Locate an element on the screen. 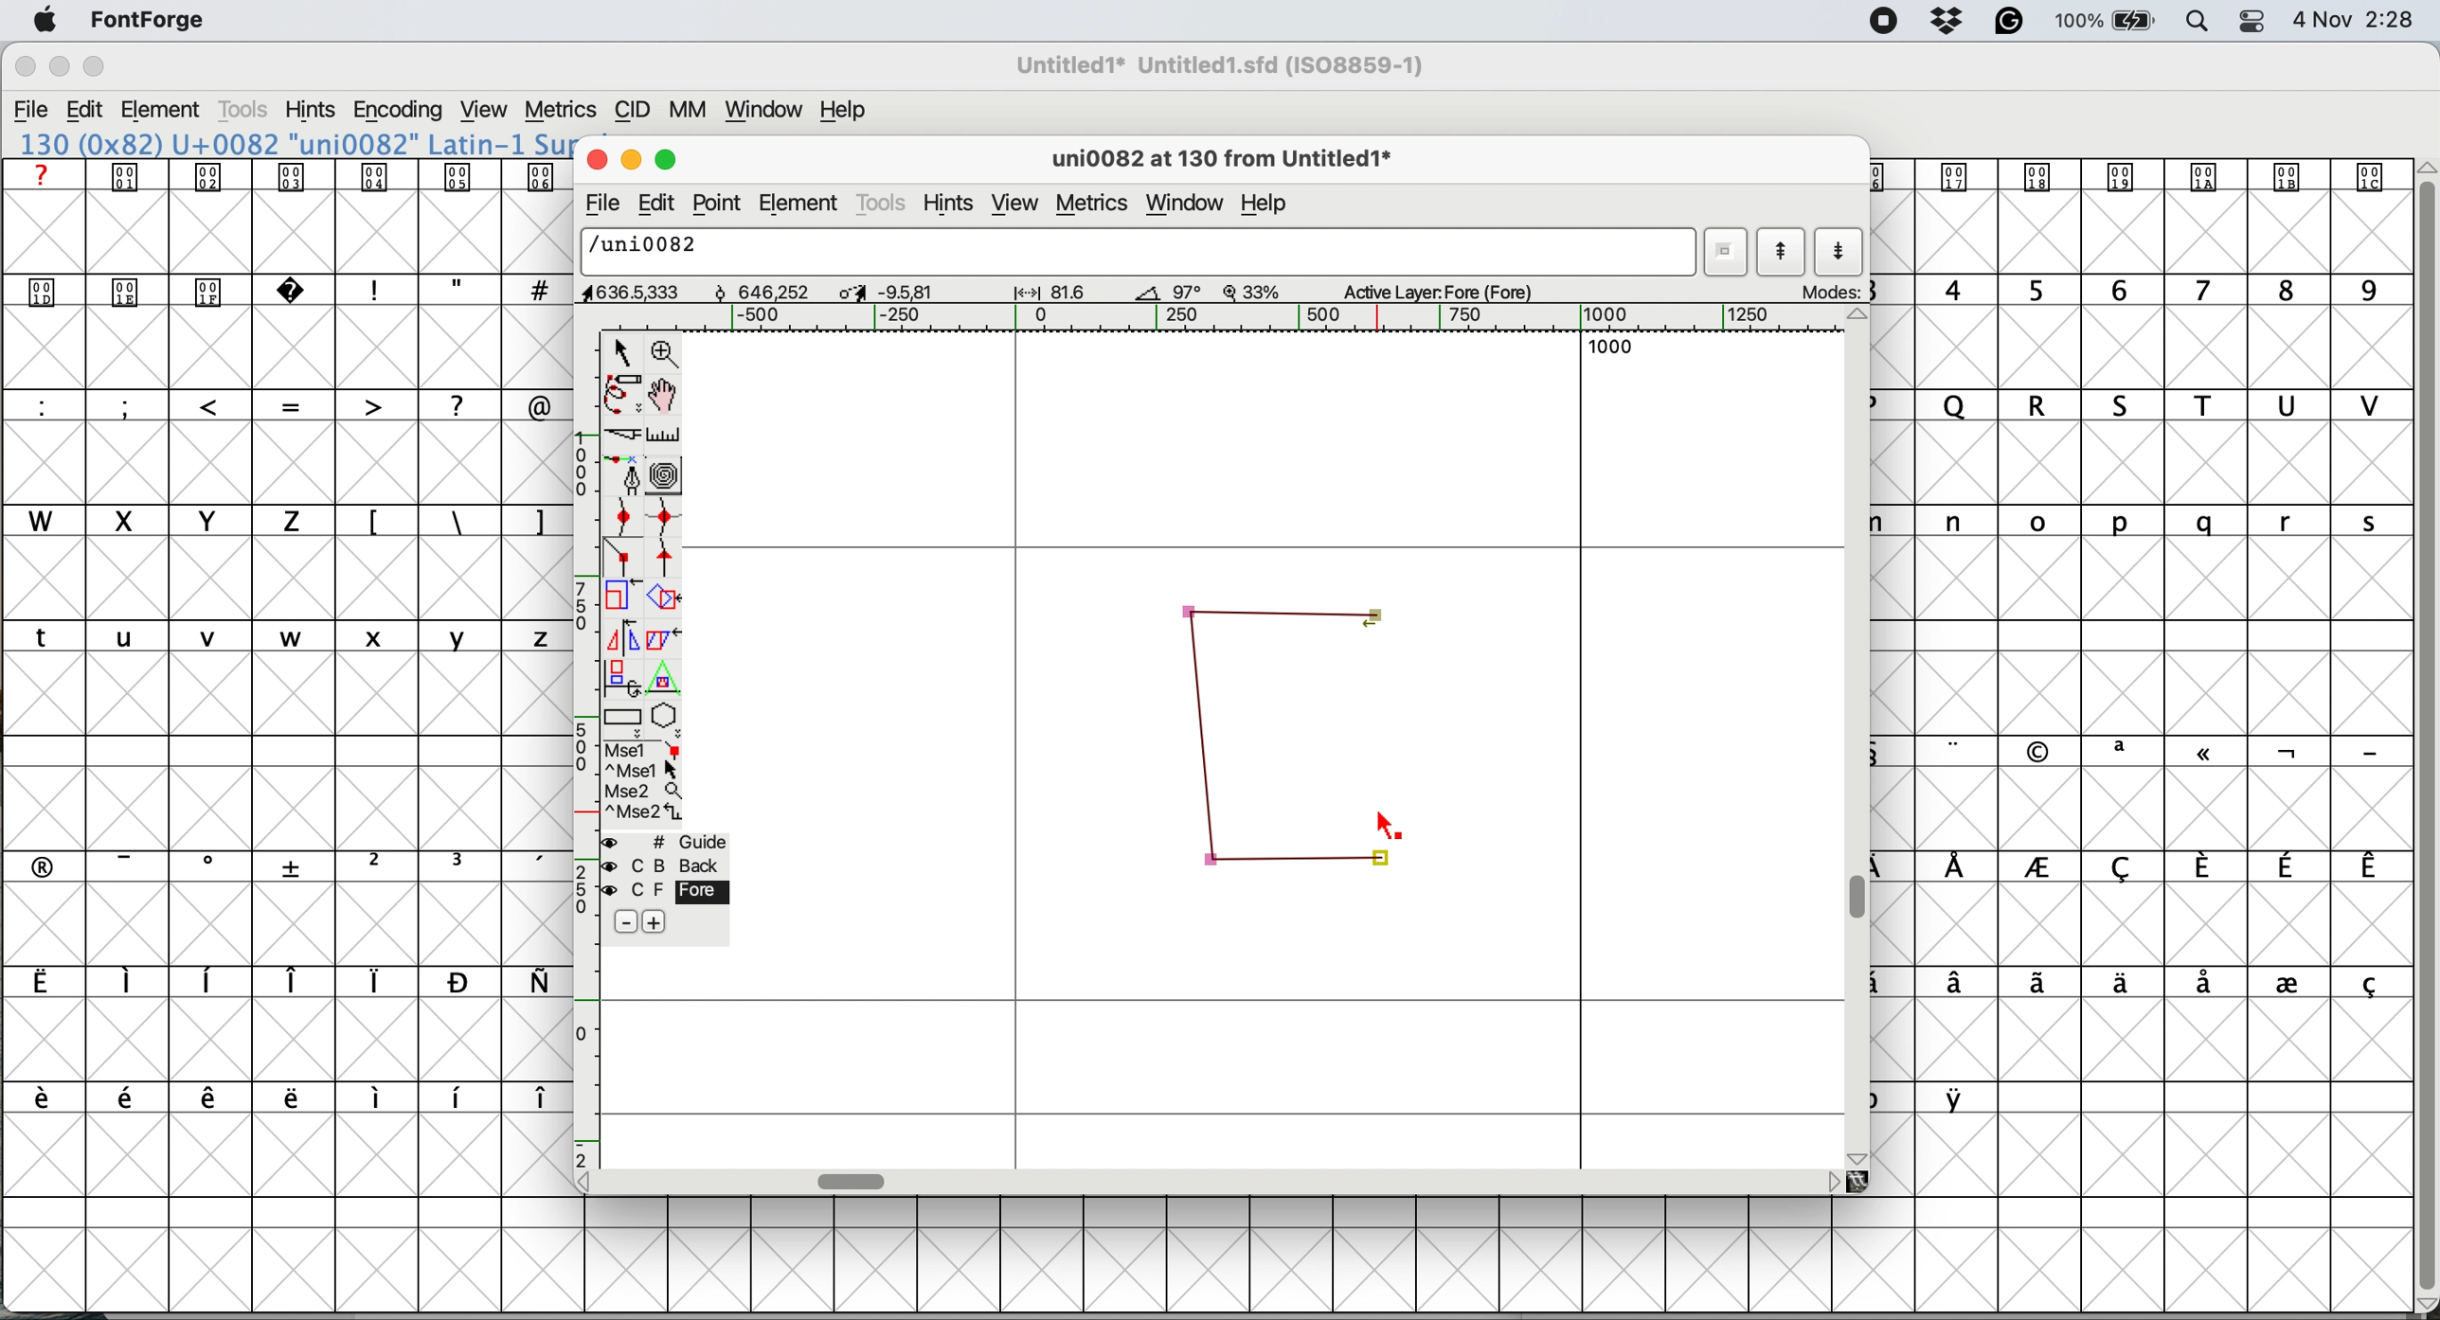 The height and width of the screenshot is (1320, 2440). corner points connected is located at coordinates (1205, 739).